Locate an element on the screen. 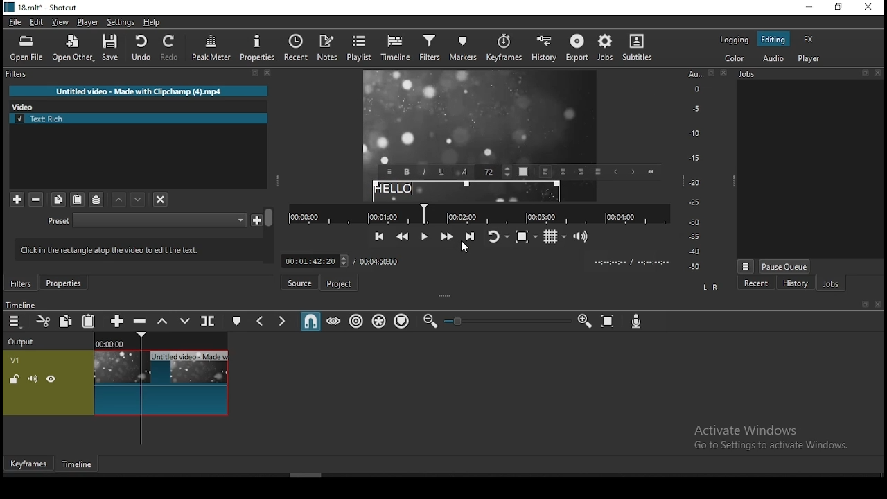 This screenshot has height=499, width=887. keyframes is located at coordinates (502, 51).